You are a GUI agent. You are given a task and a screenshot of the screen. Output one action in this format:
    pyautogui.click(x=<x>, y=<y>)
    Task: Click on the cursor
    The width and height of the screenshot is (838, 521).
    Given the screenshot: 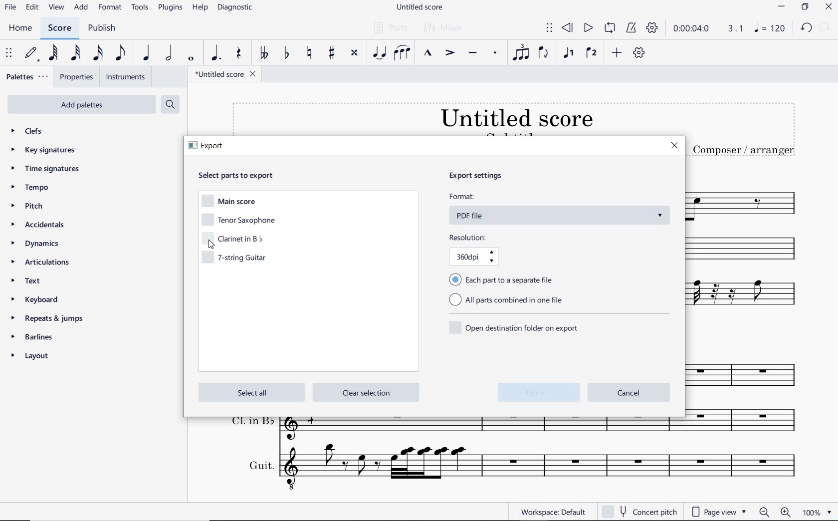 What is the action you would take?
    pyautogui.click(x=213, y=245)
    